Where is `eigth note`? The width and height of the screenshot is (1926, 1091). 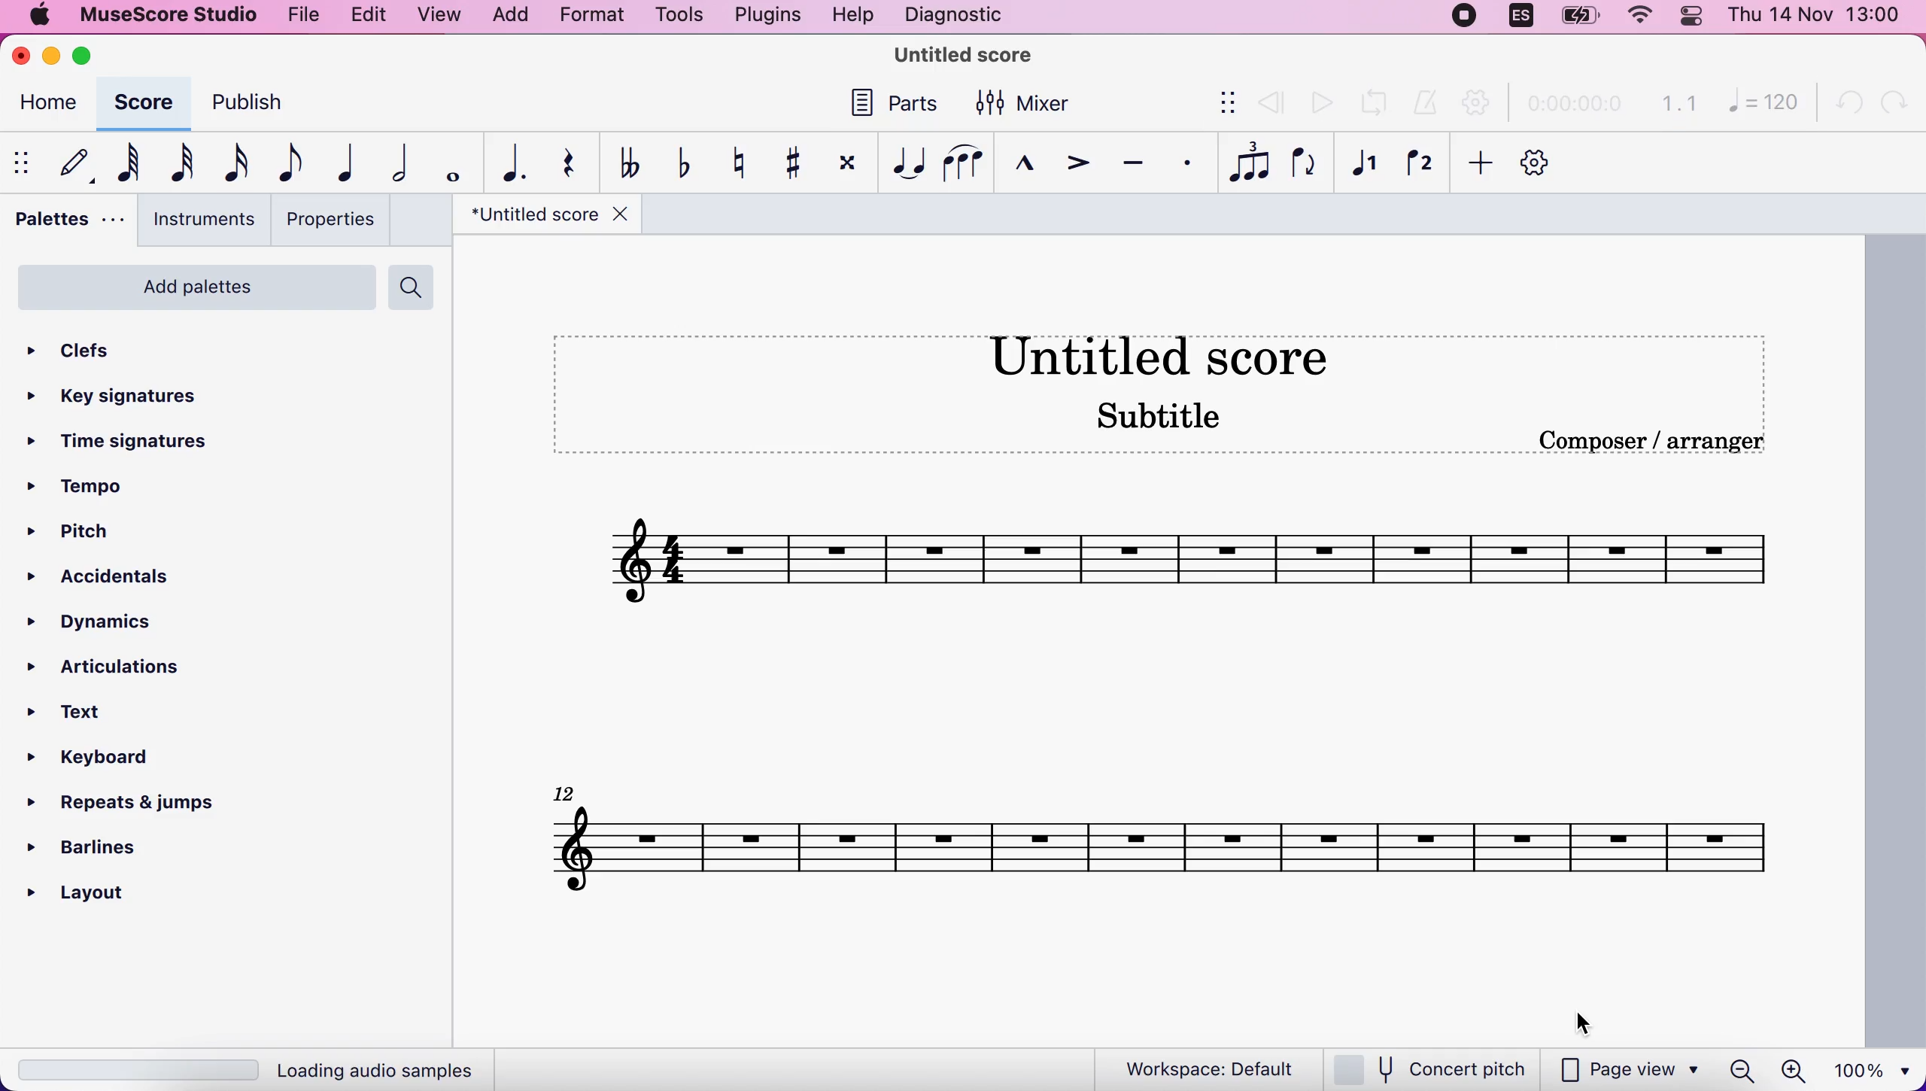
eigth note is located at coordinates (291, 163).